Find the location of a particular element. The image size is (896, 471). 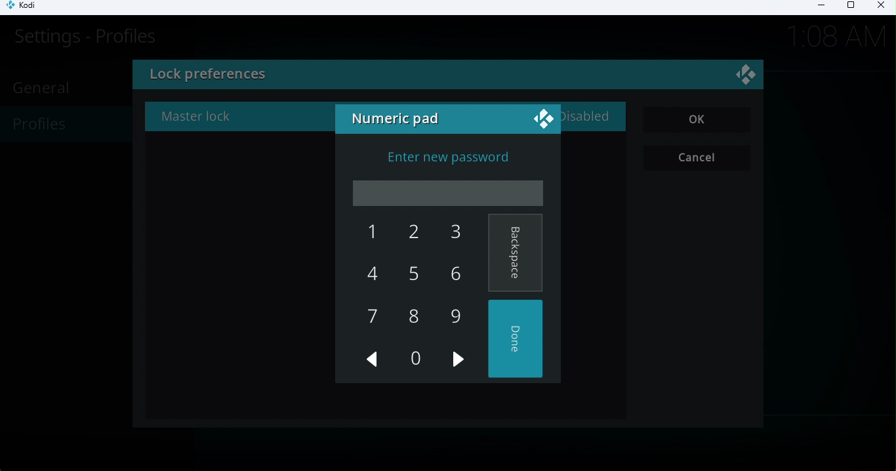

6 is located at coordinates (452, 273).